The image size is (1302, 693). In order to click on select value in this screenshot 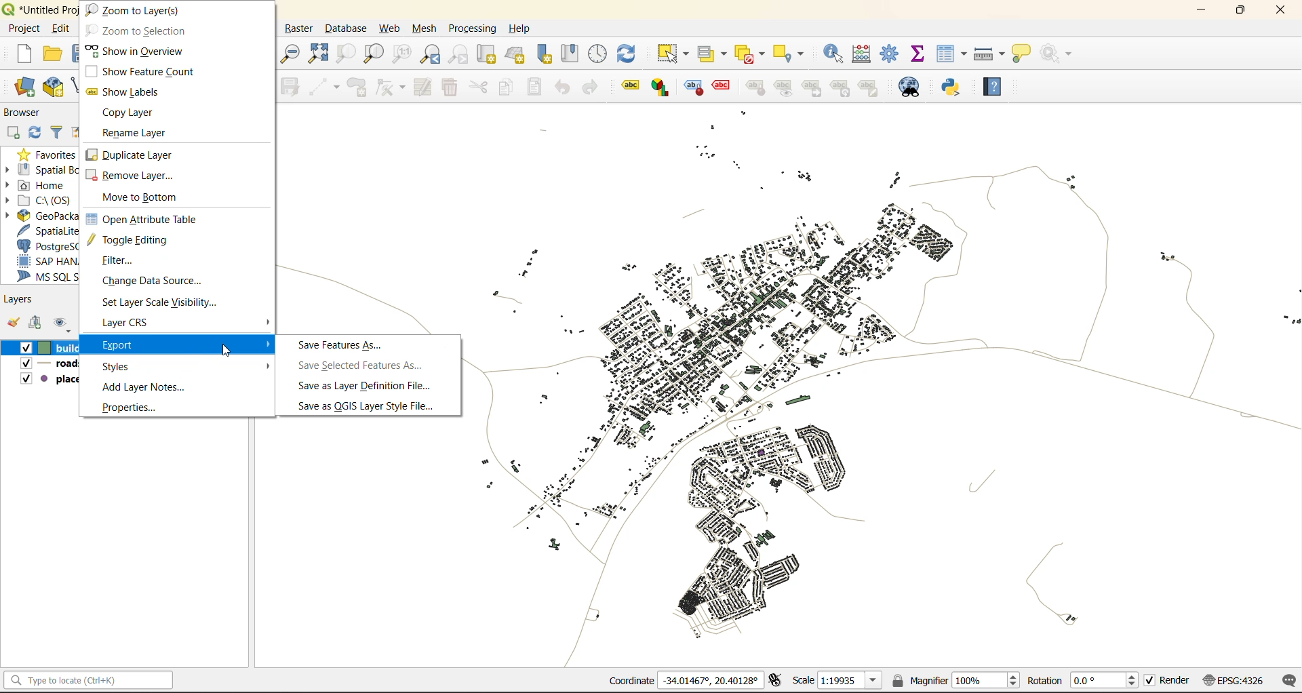, I will do `click(713, 54)`.